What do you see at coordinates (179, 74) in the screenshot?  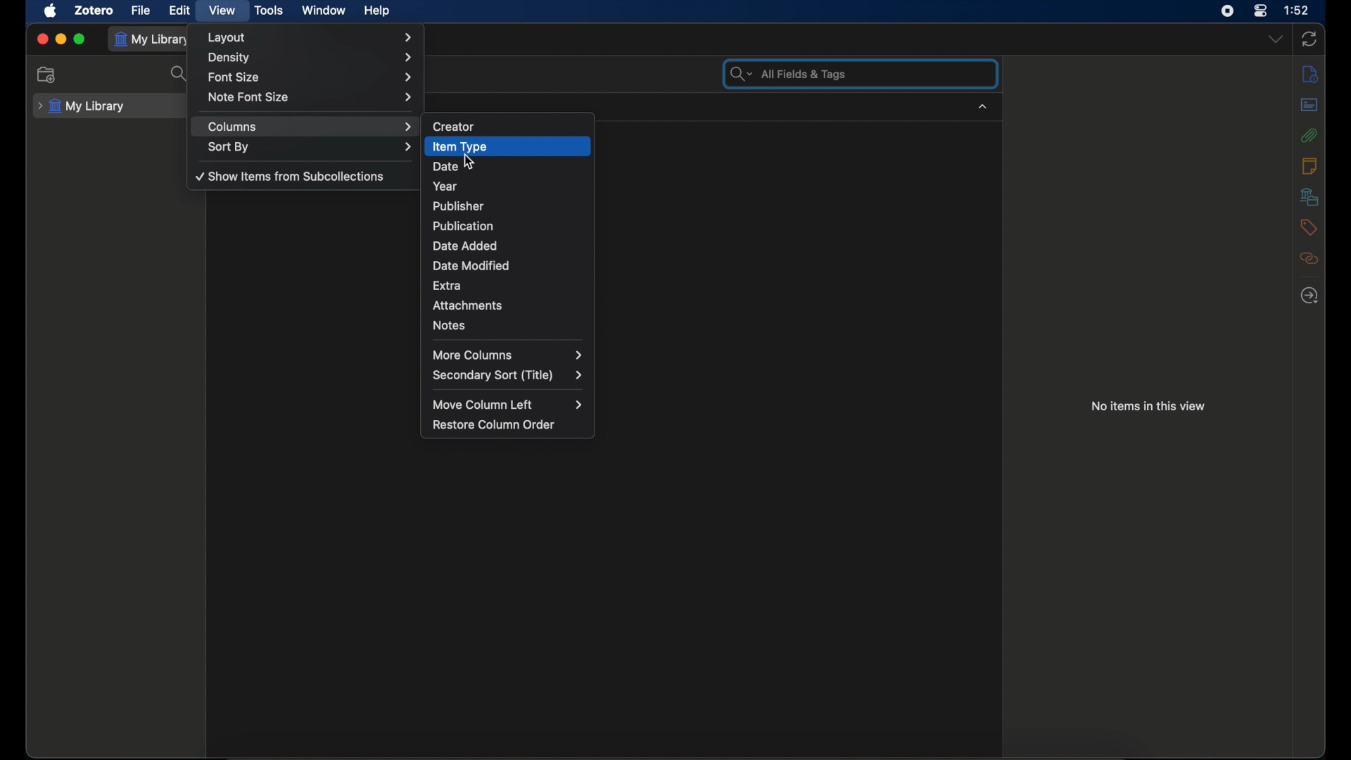 I see `search` at bounding box center [179, 74].